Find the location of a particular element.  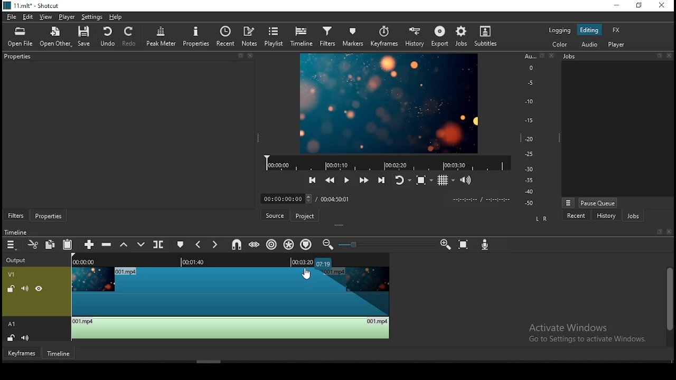

ripple markers is located at coordinates (306, 245).